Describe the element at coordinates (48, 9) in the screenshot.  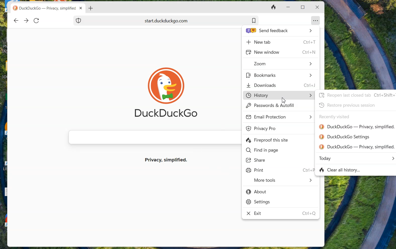
I see `DuckDuckGo — Privacy, simplified` at that location.